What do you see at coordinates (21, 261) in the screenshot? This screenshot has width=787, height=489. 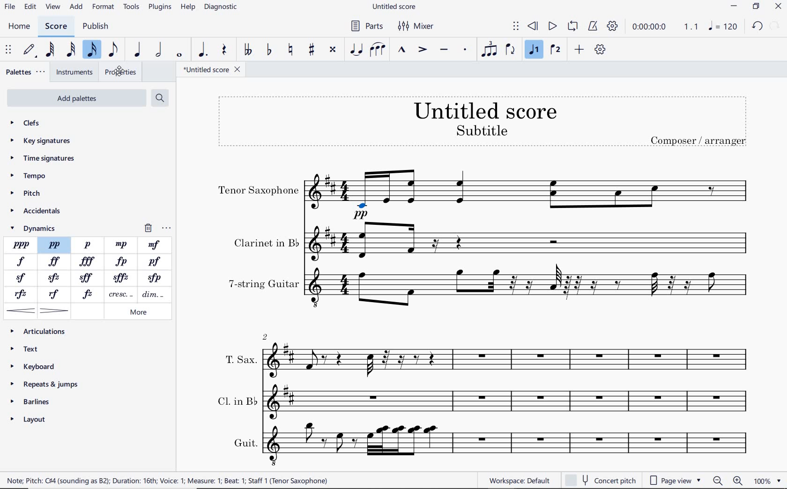 I see `F(FORTE)` at bounding box center [21, 261].